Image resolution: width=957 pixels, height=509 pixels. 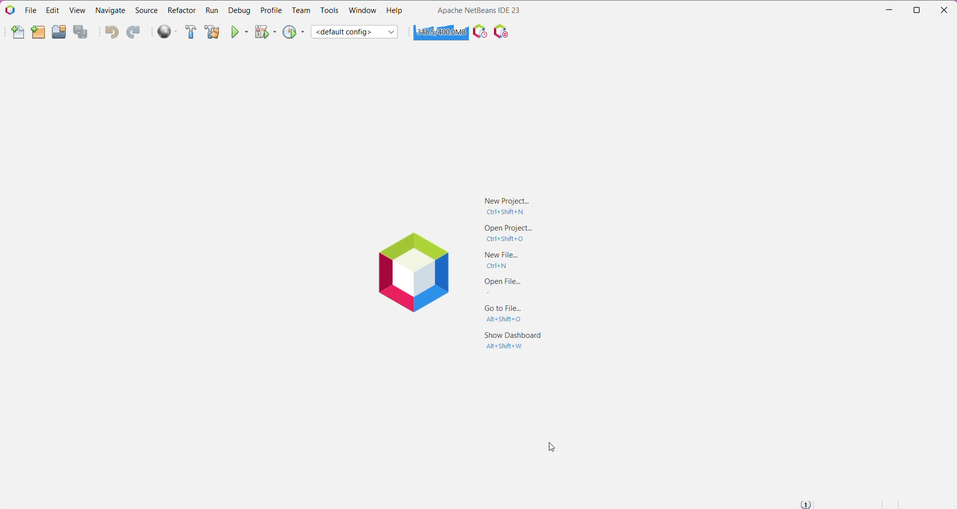 What do you see at coordinates (503, 205) in the screenshot?
I see `New Project` at bounding box center [503, 205].